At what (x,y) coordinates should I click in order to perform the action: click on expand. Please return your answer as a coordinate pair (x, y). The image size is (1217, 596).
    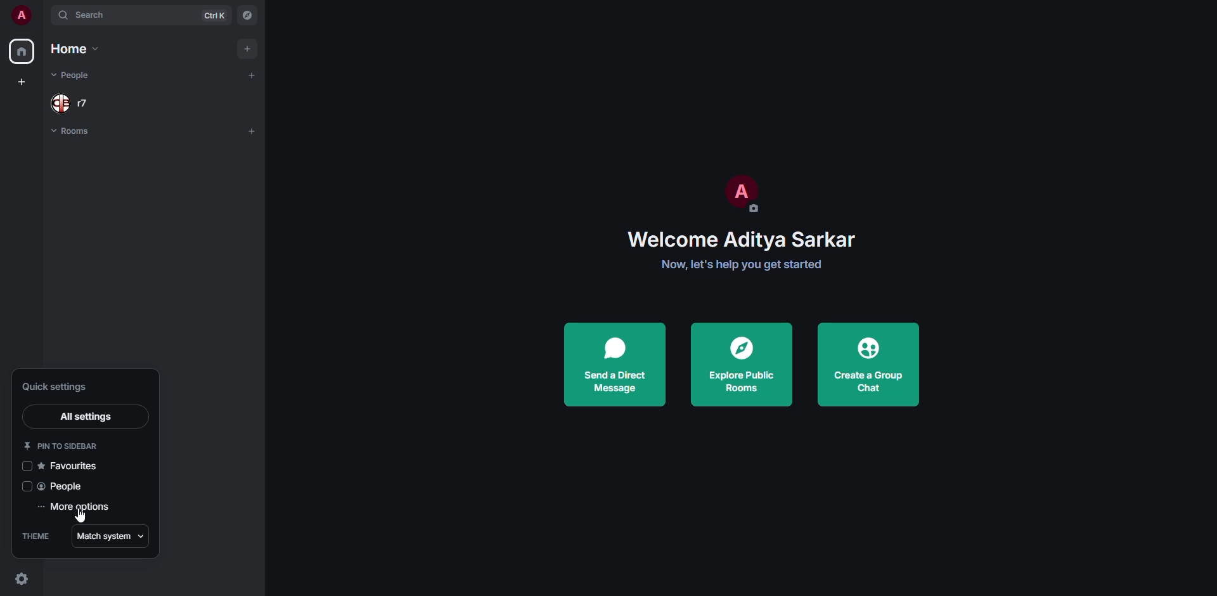
    Looking at the image, I should click on (43, 14).